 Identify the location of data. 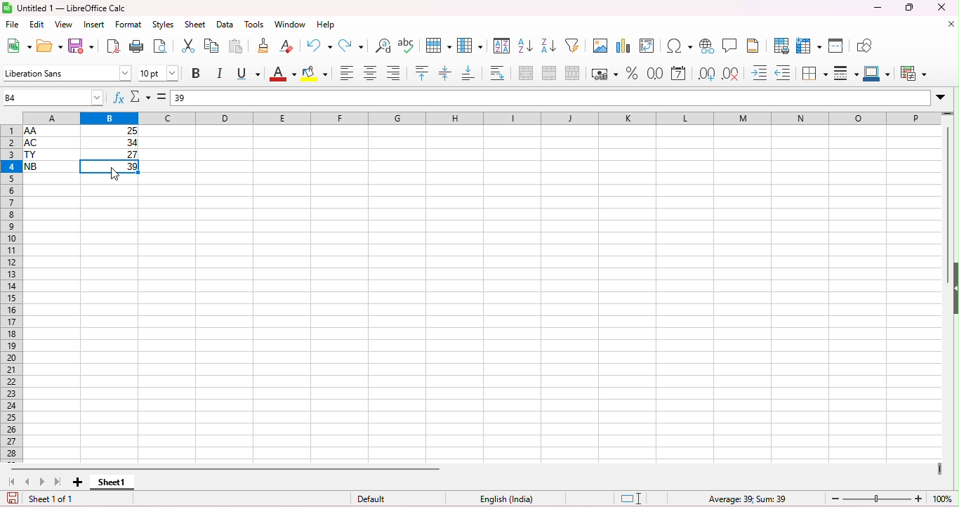
(225, 25).